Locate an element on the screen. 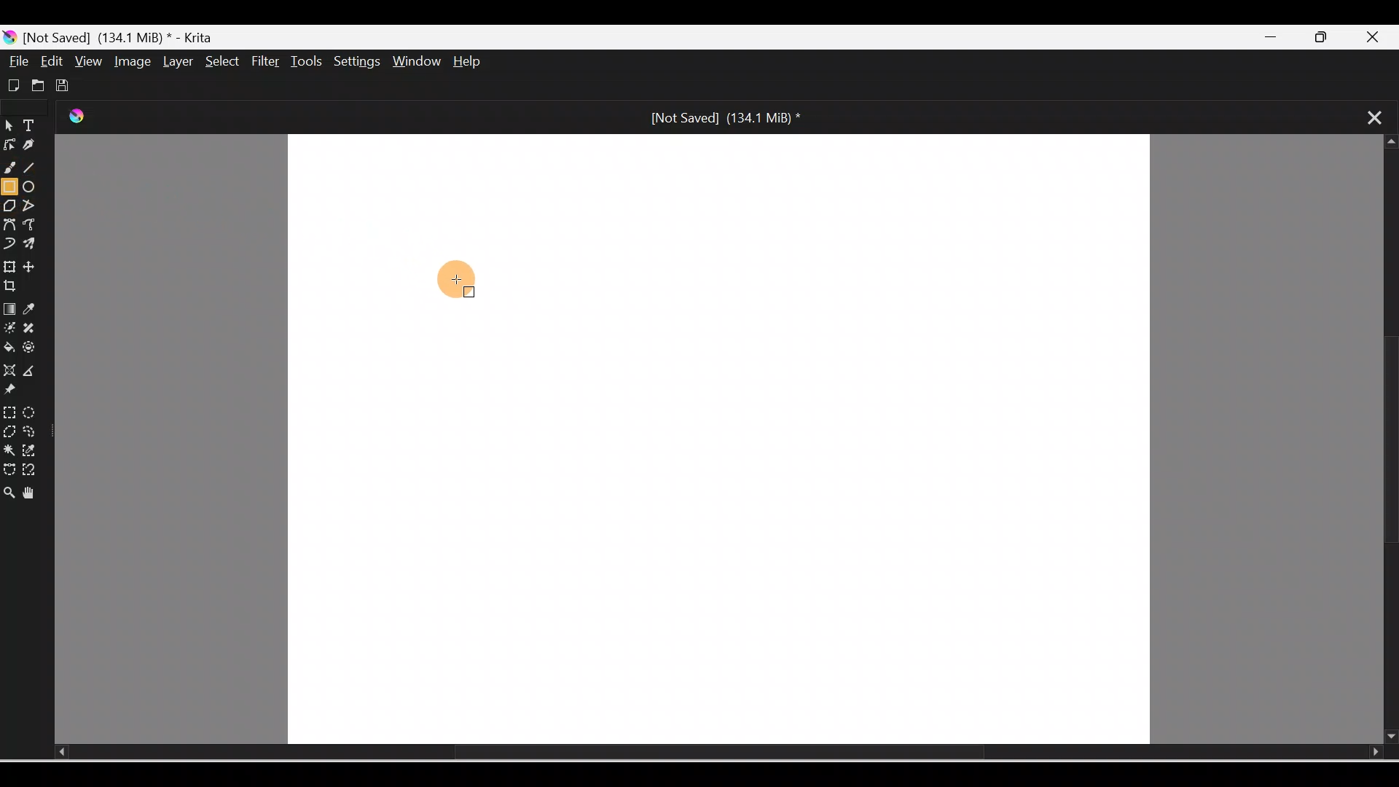 The width and height of the screenshot is (1399, 787). Minimize is located at coordinates (1274, 38).